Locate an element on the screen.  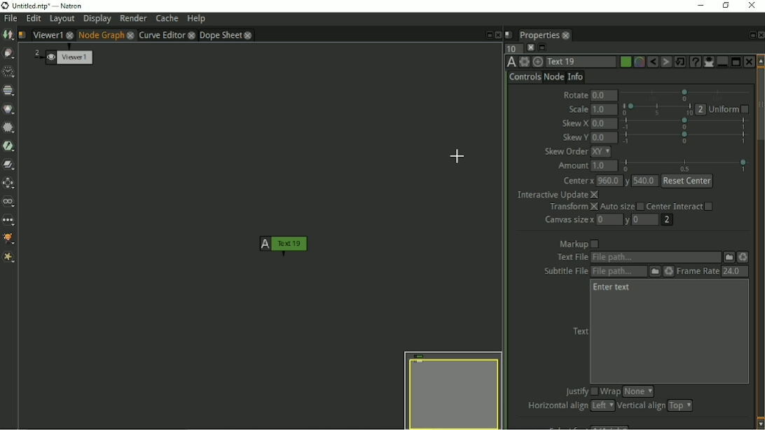
close is located at coordinates (131, 36).